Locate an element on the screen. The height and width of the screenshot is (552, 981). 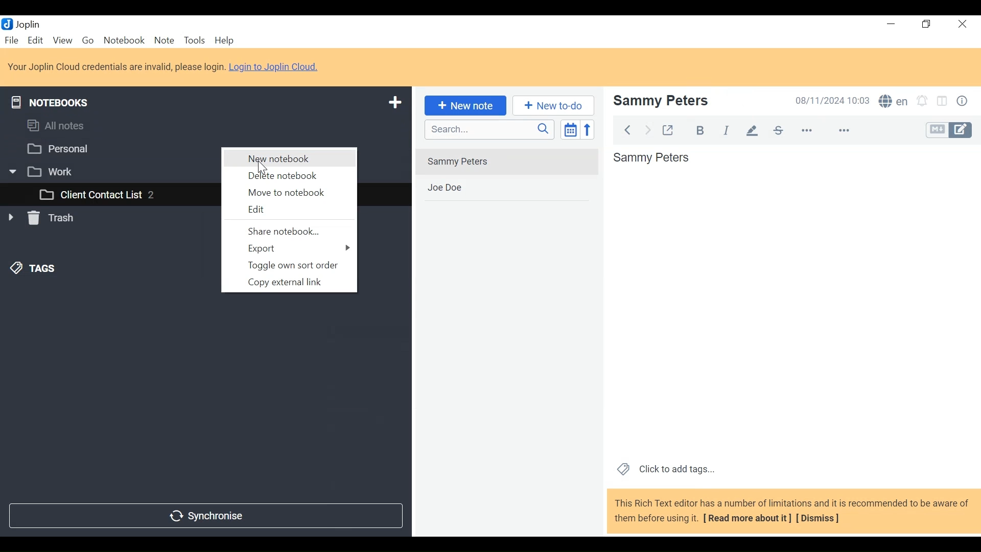
New Notebook is located at coordinates (289, 158).